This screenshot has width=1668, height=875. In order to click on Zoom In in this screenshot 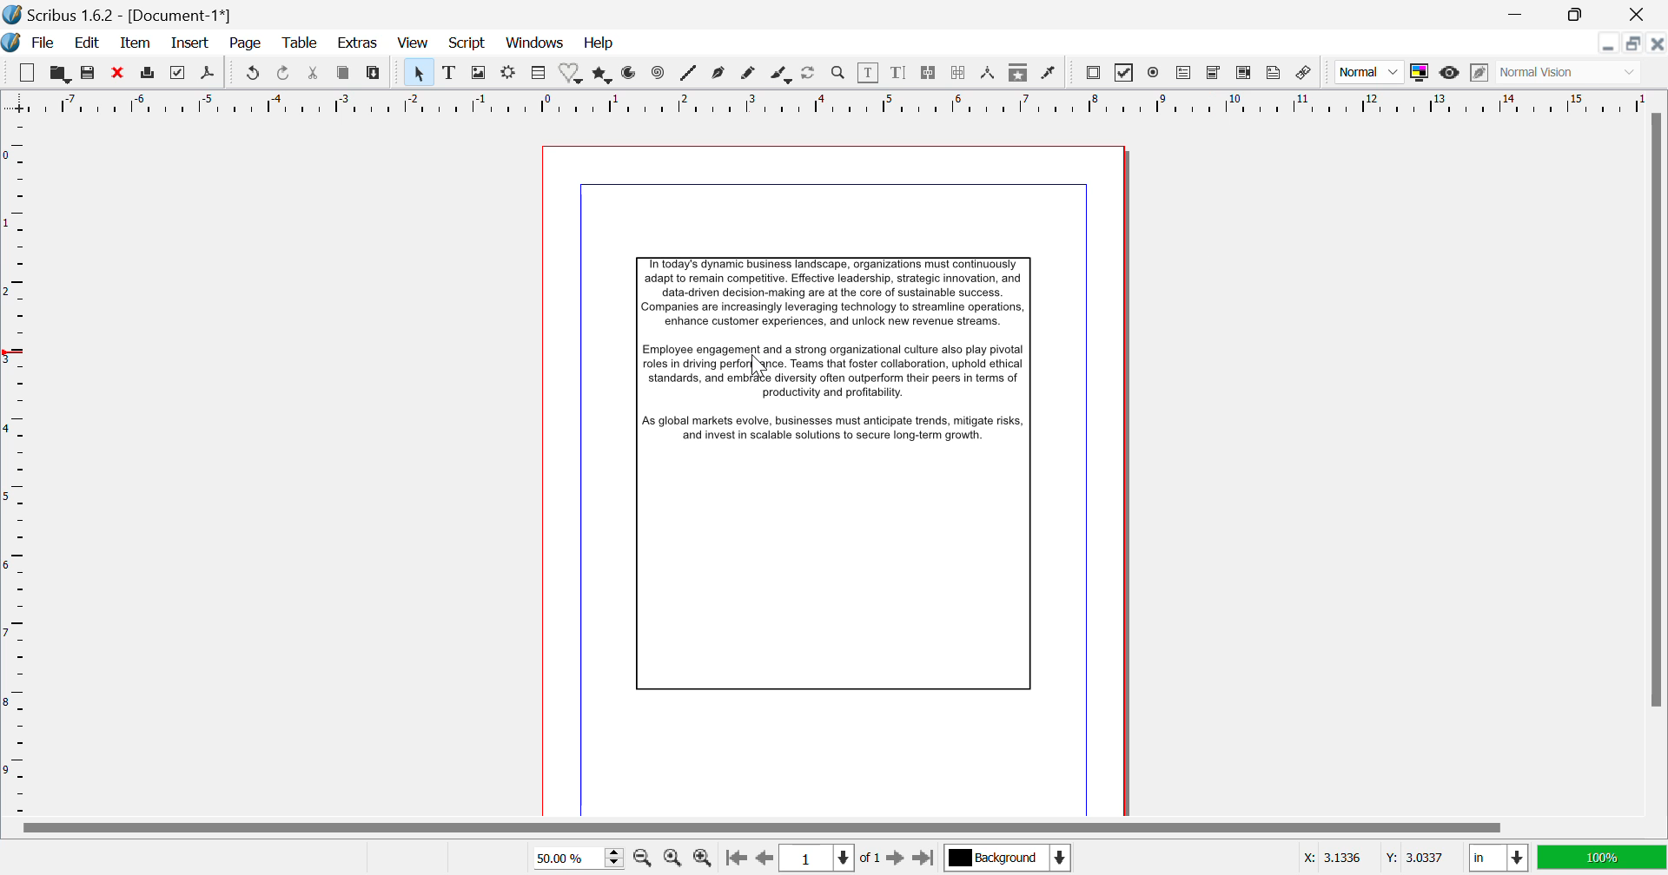, I will do `click(704, 859)`.